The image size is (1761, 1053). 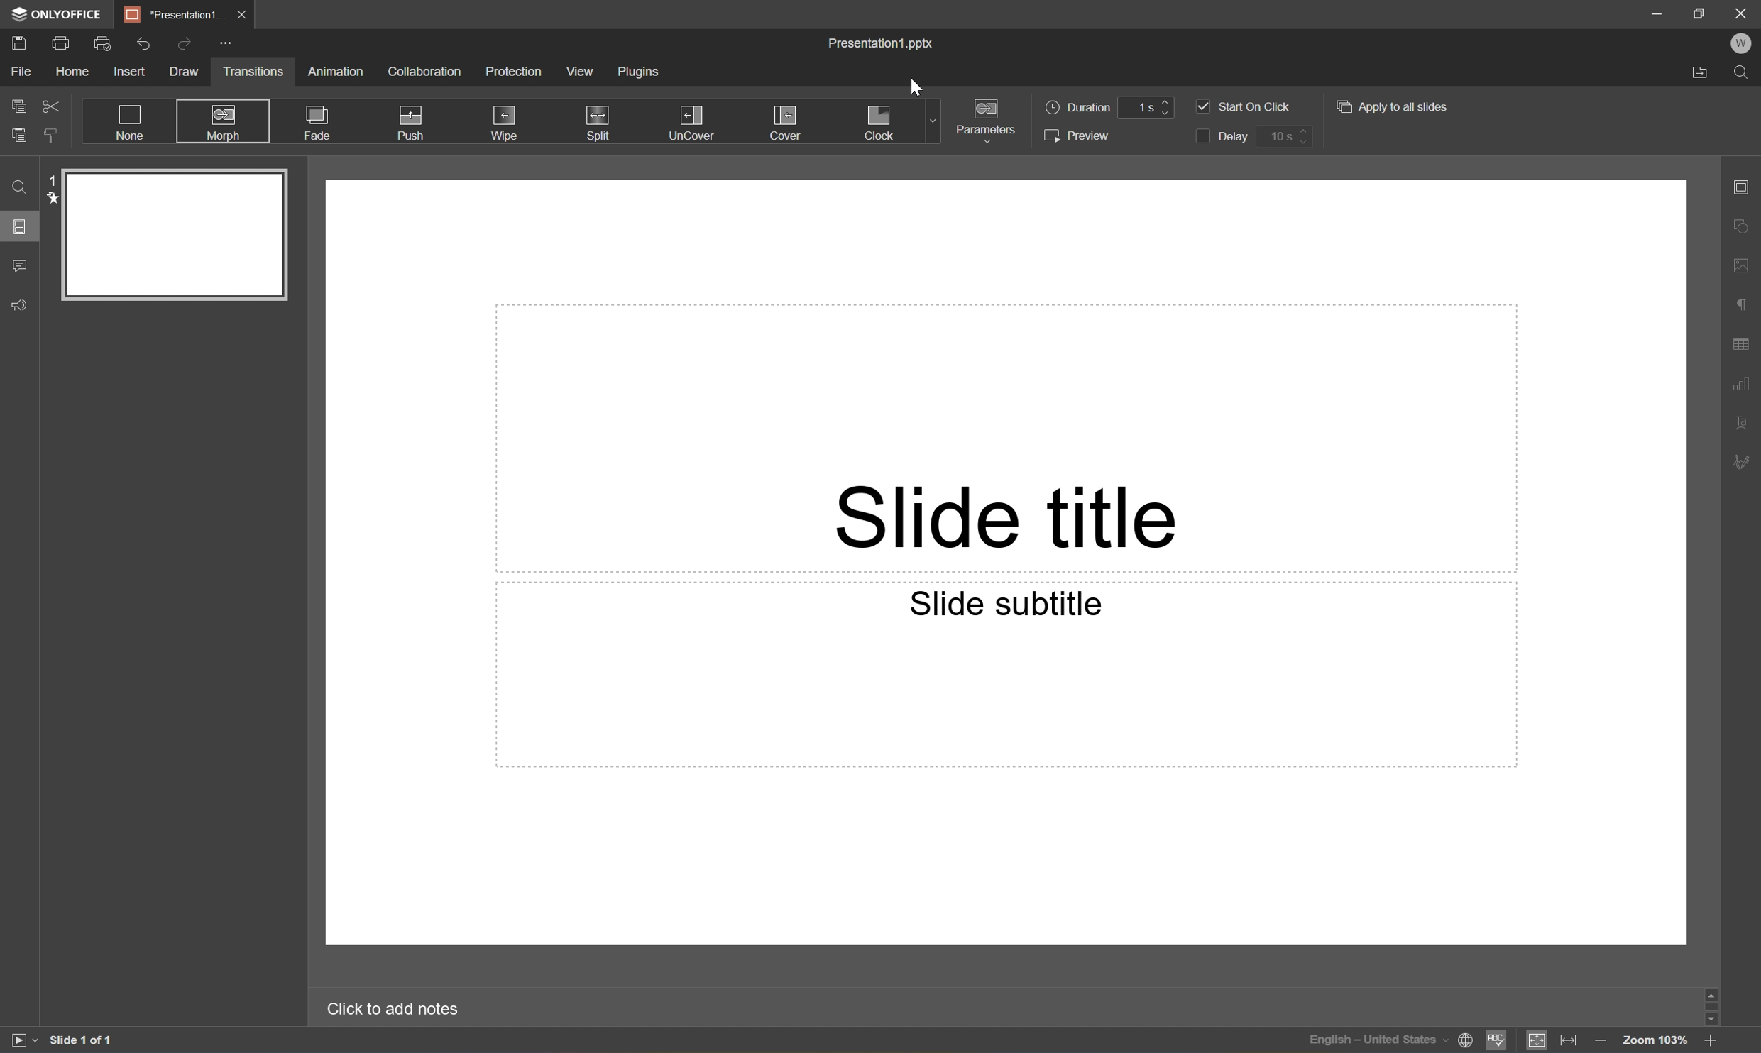 What do you see at coordinates (21, 307) in the screenshot?
I see `Feedback & Support` at bounding box center [21, 307].